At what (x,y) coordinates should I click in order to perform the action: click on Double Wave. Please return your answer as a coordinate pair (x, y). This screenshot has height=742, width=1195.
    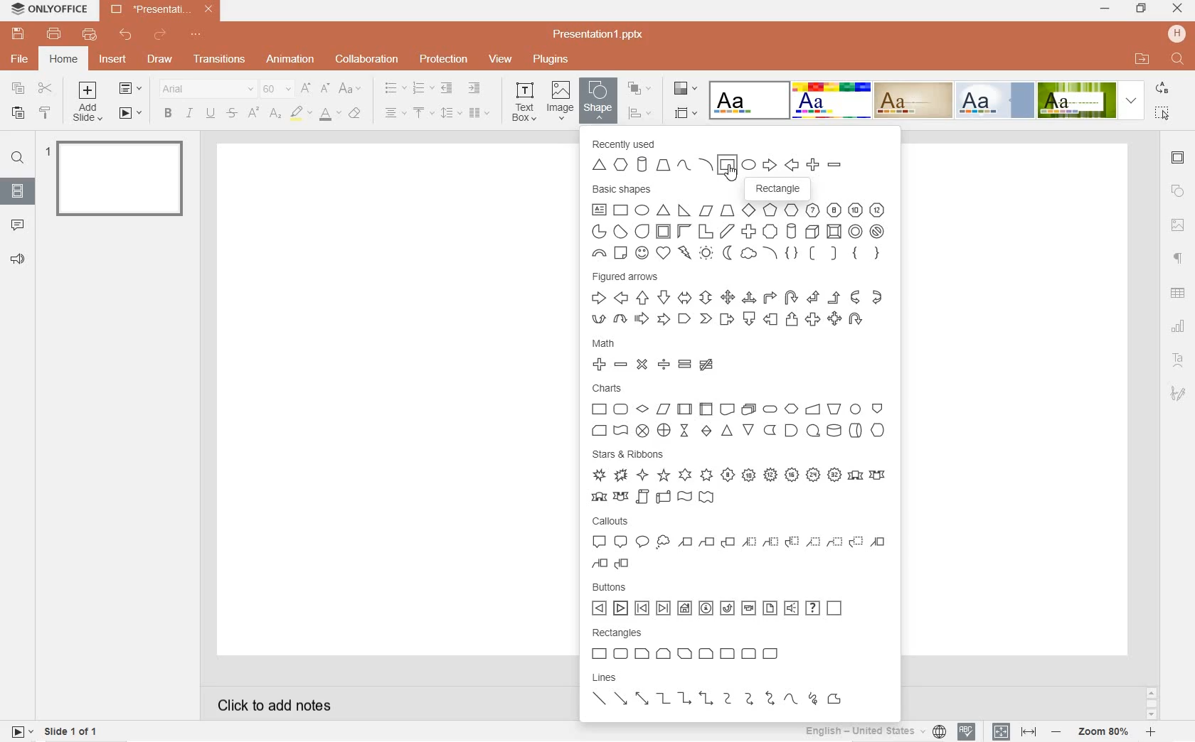
    Looking at the image, I should click on (707, 496).